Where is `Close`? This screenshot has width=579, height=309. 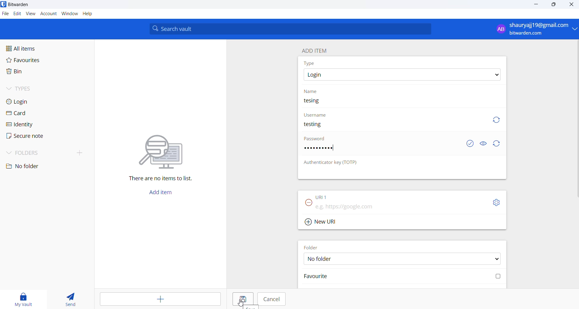
Close is located at coordinates (572, 5).